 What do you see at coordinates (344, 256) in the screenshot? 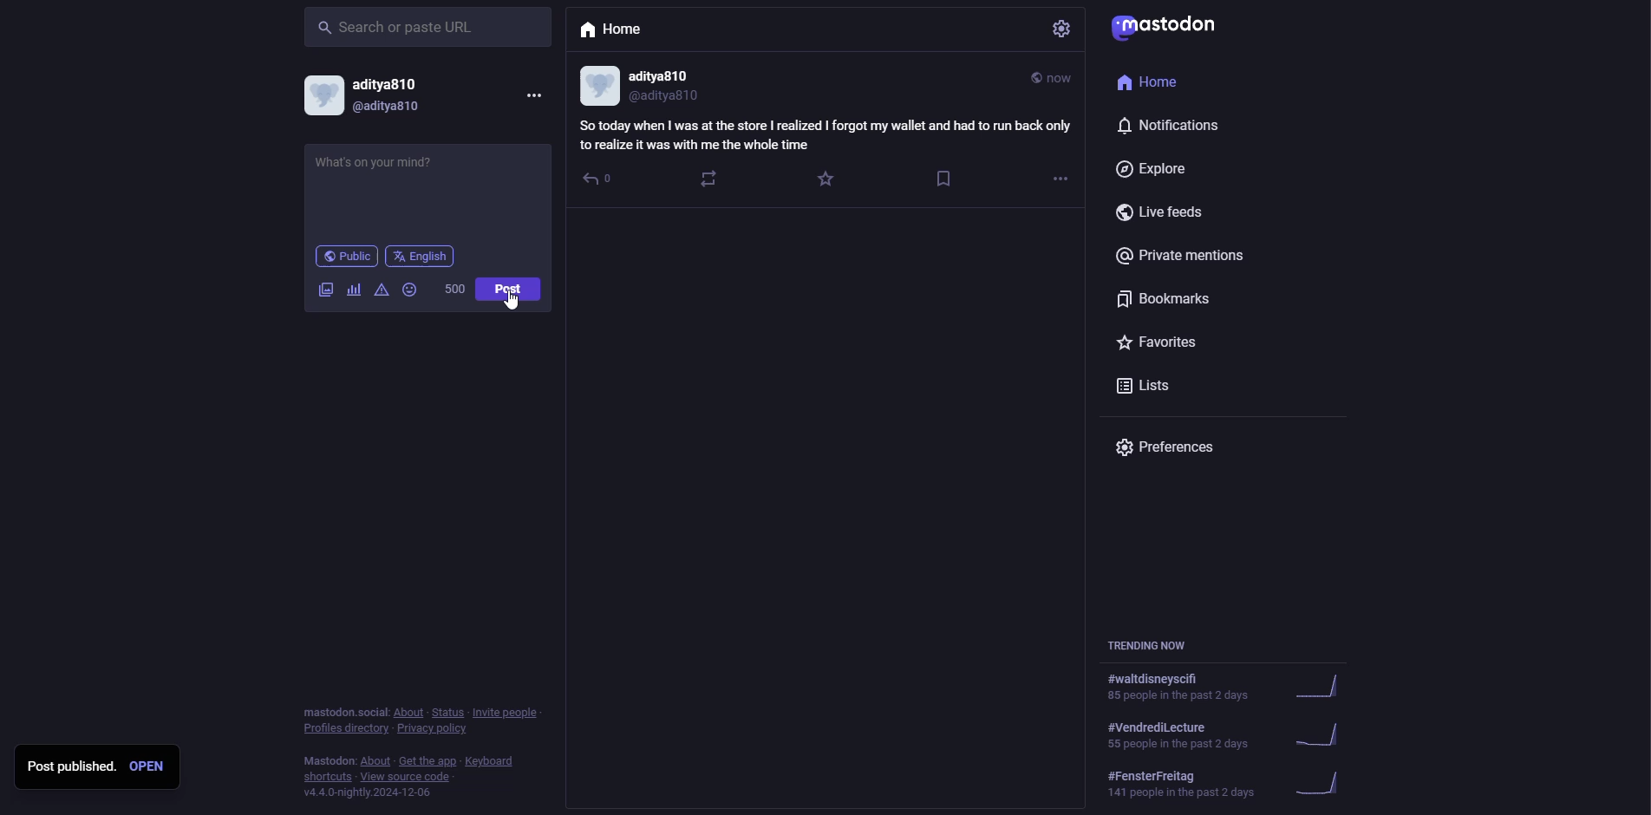
I see `public` at bounding box center [344, 256].